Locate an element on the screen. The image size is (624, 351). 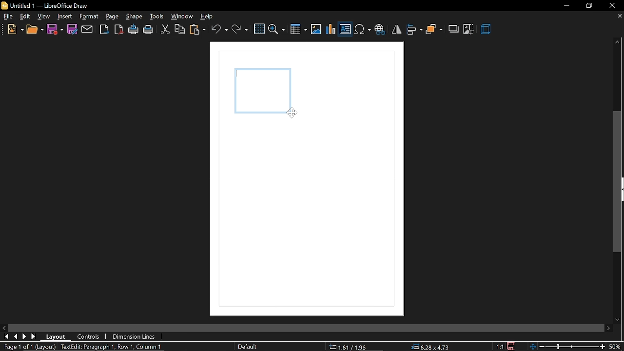
insert image is located at coordinates (316, 30).